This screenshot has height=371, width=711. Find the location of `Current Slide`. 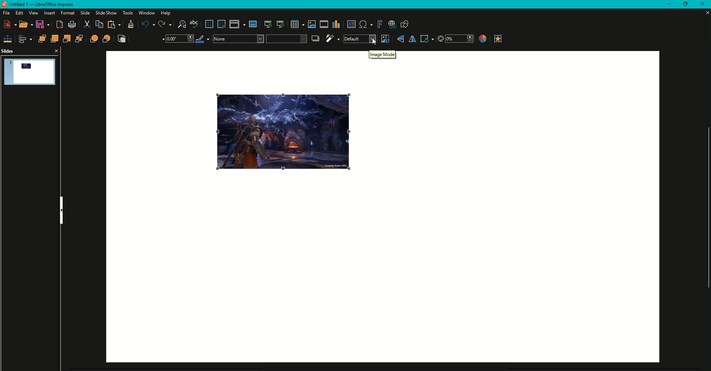

Current Slide is located at coordinates (280, 24).